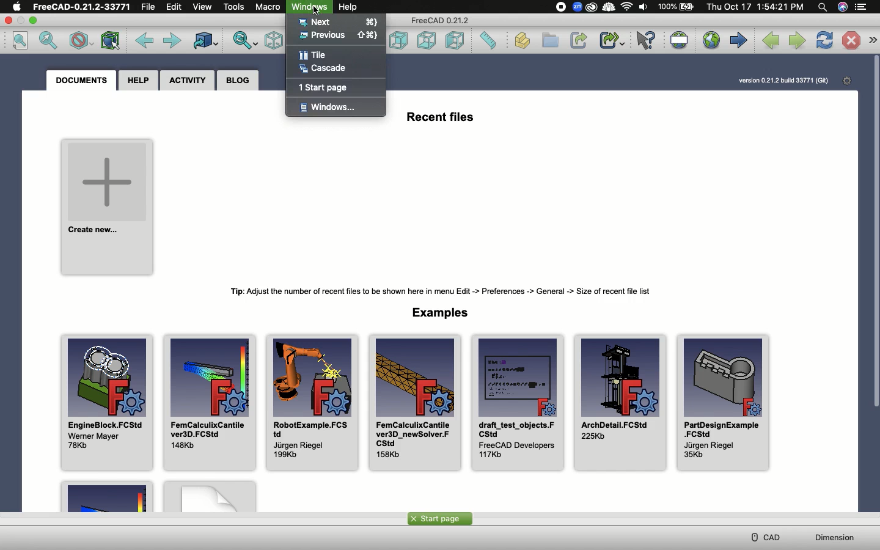 This screenshot has width=880, height=550. What do you see at coordinates (643, 7) in the screenshot?
I see `Volume` at bounding box center [643, 7].